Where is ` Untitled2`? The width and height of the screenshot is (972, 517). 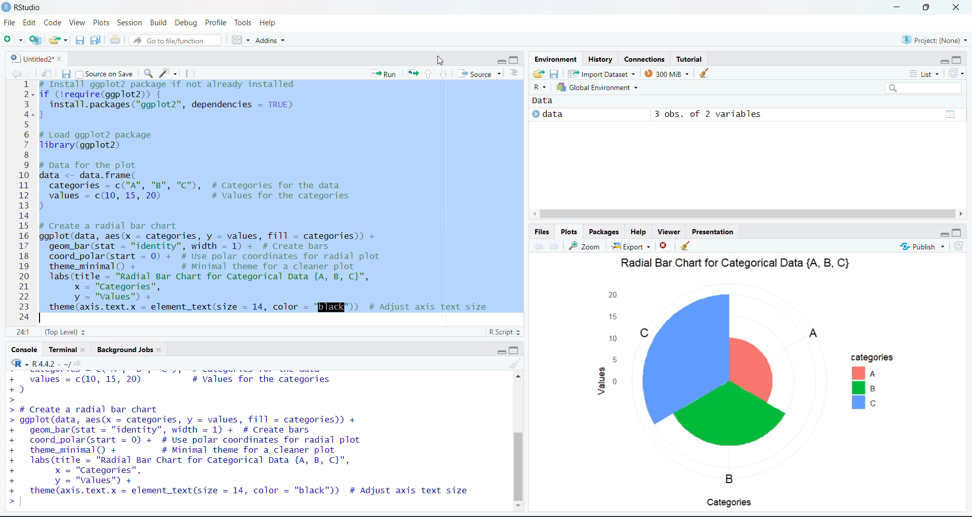
 Untitled2 is located at coordinates (34, 58).